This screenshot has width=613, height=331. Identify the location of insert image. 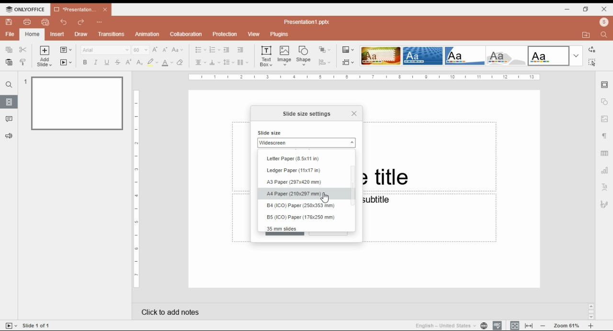
(285, 55).